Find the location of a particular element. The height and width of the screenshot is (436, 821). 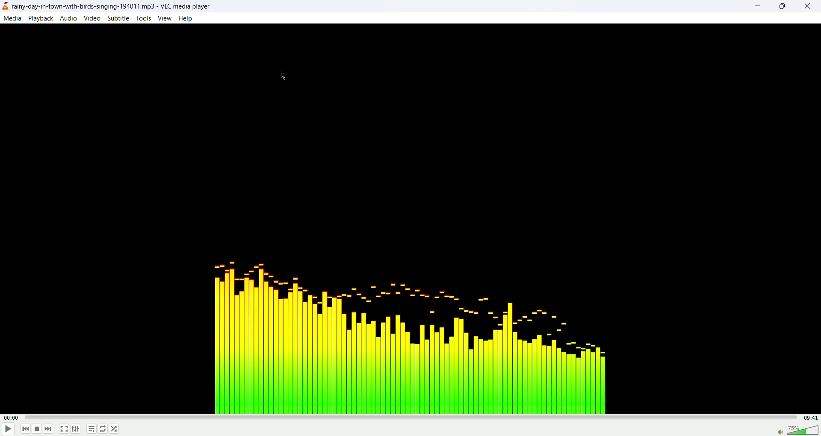

logo is located at coordinates (5, 6).